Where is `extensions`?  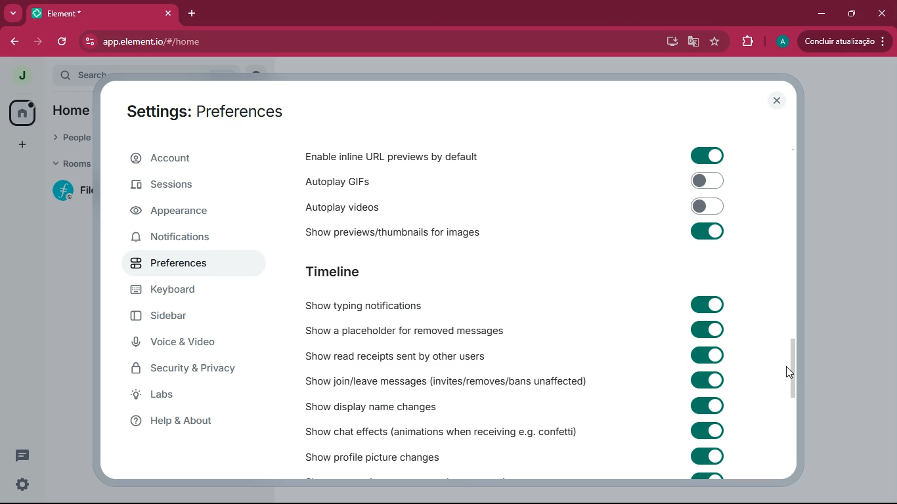
extensions is located at coordinates (745, 42).